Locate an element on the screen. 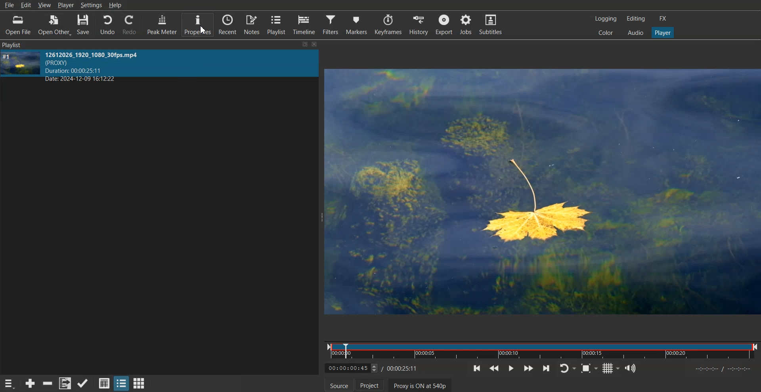  Audio is located at coordinates (635, 32).